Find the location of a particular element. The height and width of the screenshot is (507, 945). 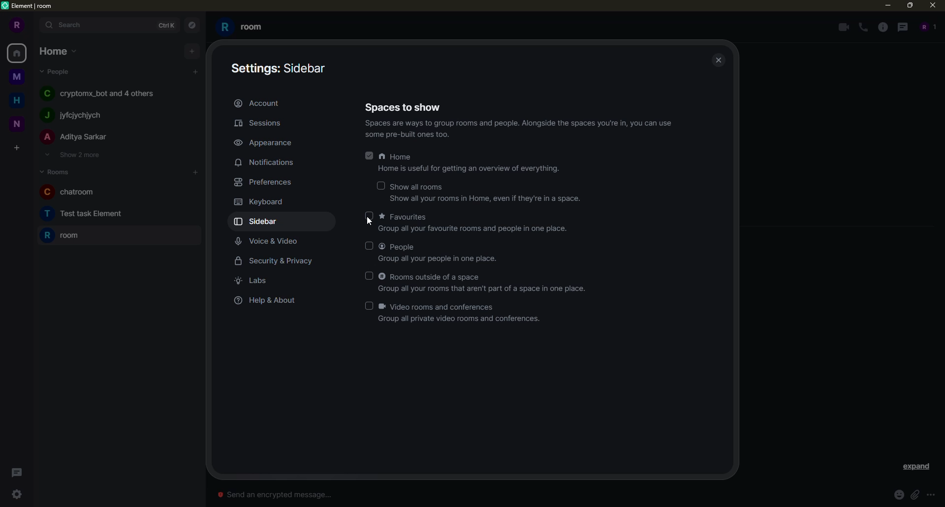

appearance is located at coordinates (264, 142).